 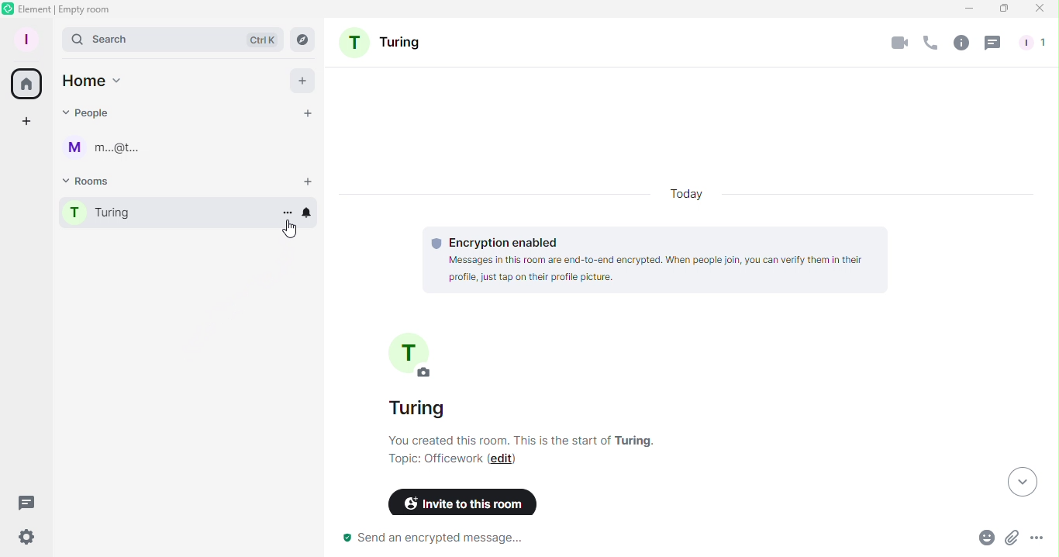 What do you see at coordinates (507, 459) in the screenshot?
I see `Edit` at bounding box center [507, 459].